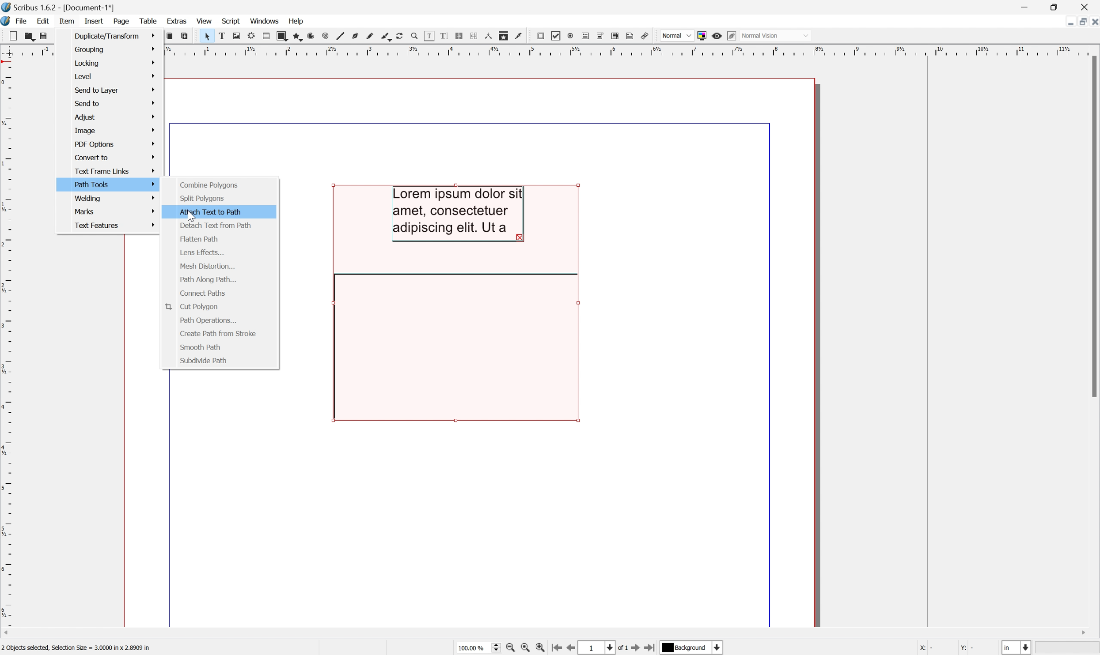 The height and width of the screenshot is (655, 1100). Describe the element at coordinates (339, 36) in the screenshot. I see `Line` at that location.